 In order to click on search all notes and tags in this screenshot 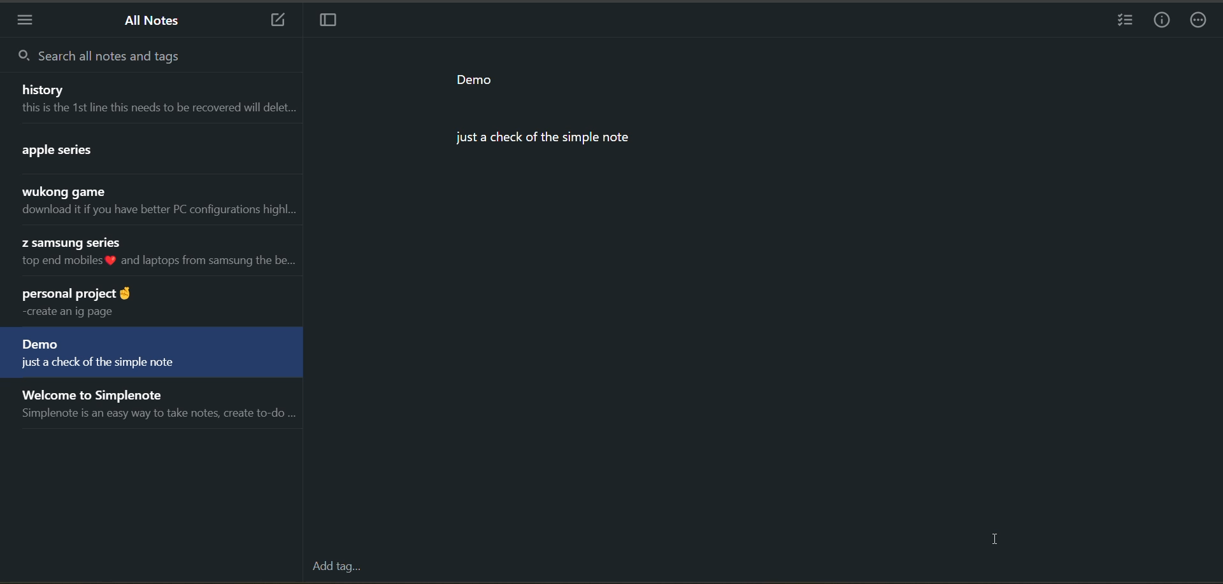, I will do `click(103, 57)`.